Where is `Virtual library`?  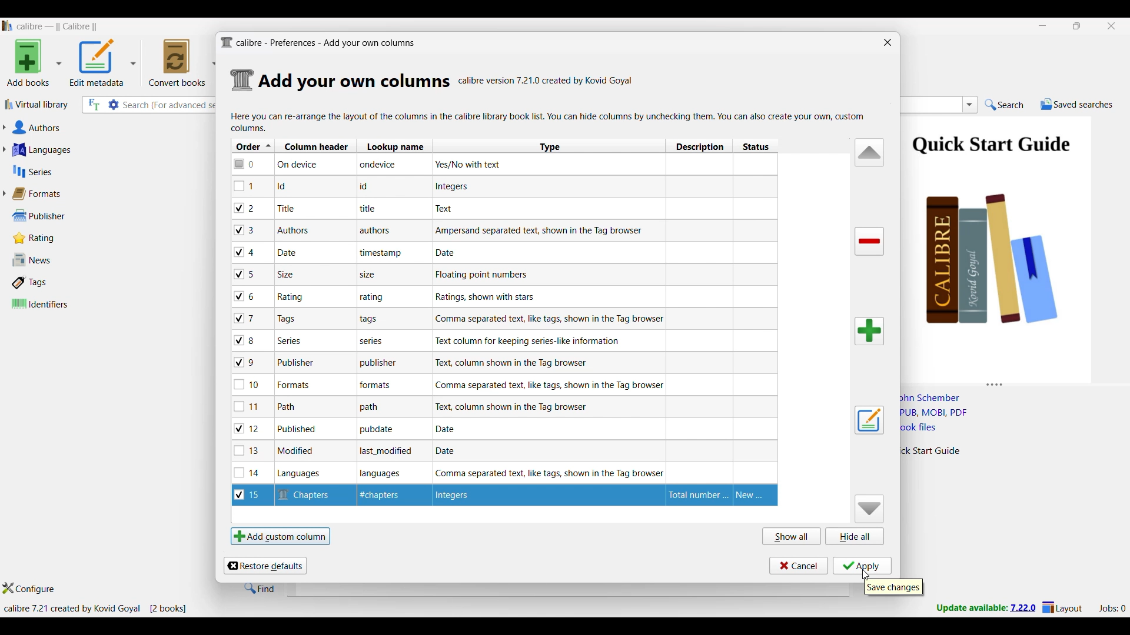 Virtual library is located at coordinates (37, 104).